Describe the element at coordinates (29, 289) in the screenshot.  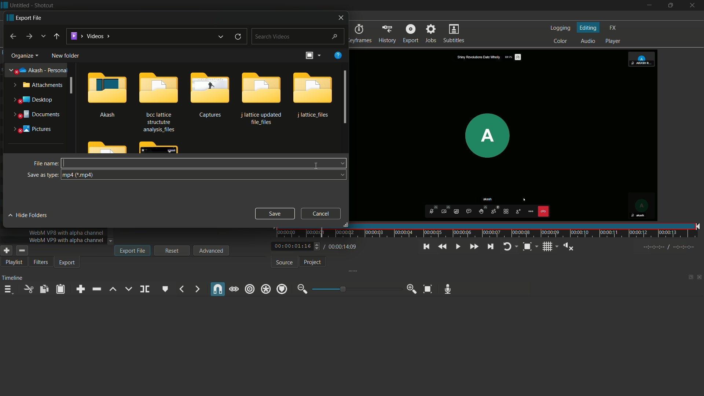
I see `cut` at that location.